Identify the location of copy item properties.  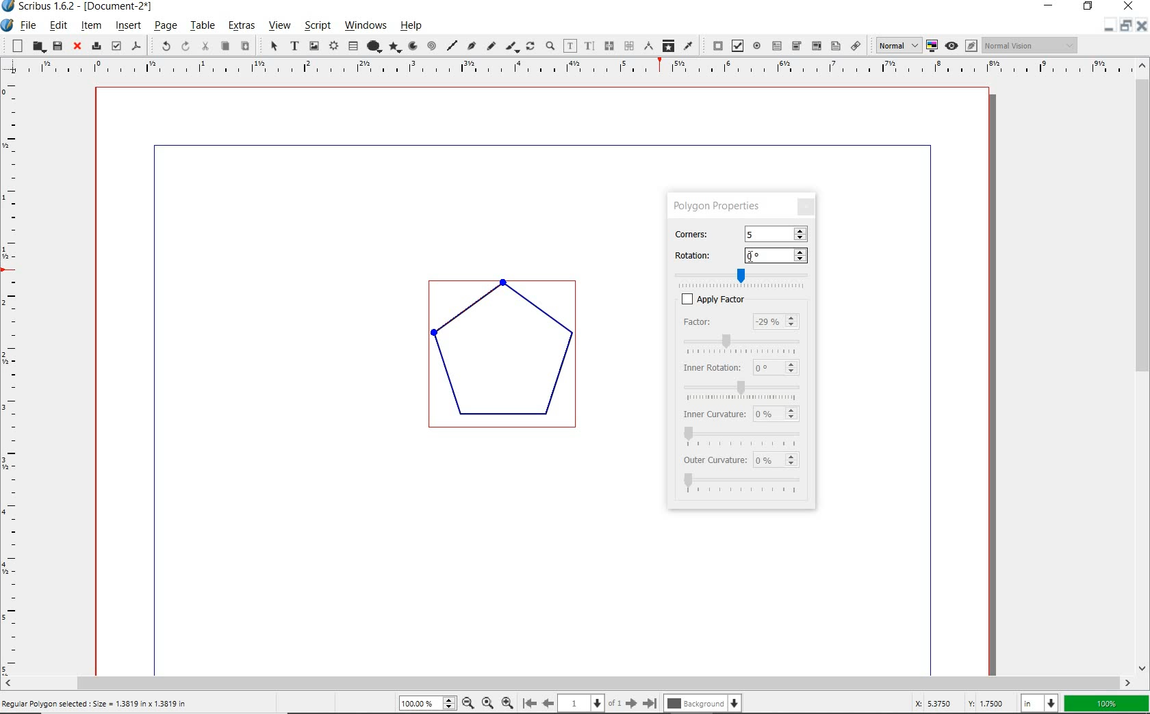
(669, 47).